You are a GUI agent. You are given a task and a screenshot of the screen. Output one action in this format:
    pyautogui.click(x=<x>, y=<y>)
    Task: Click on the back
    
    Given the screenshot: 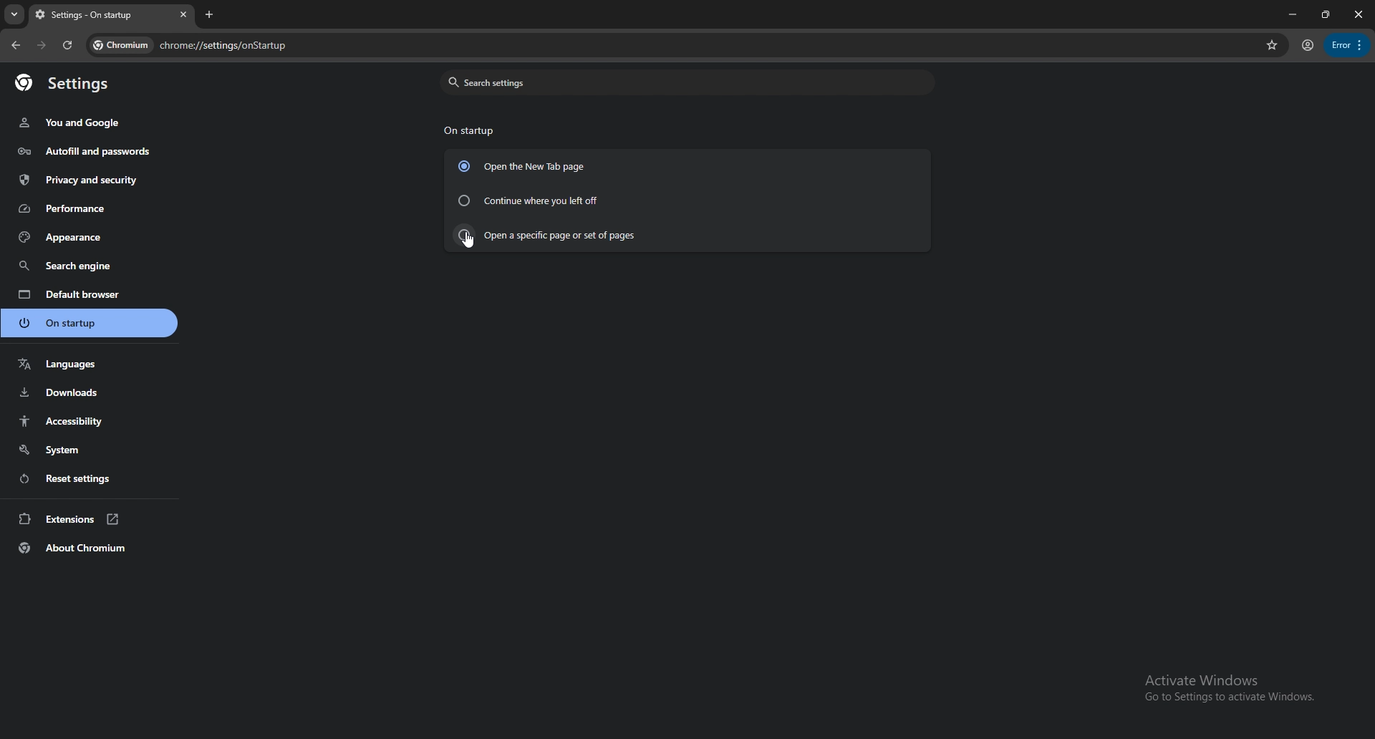 What is the action you would take?
    pyautogui.click(x=16, y=45)
    